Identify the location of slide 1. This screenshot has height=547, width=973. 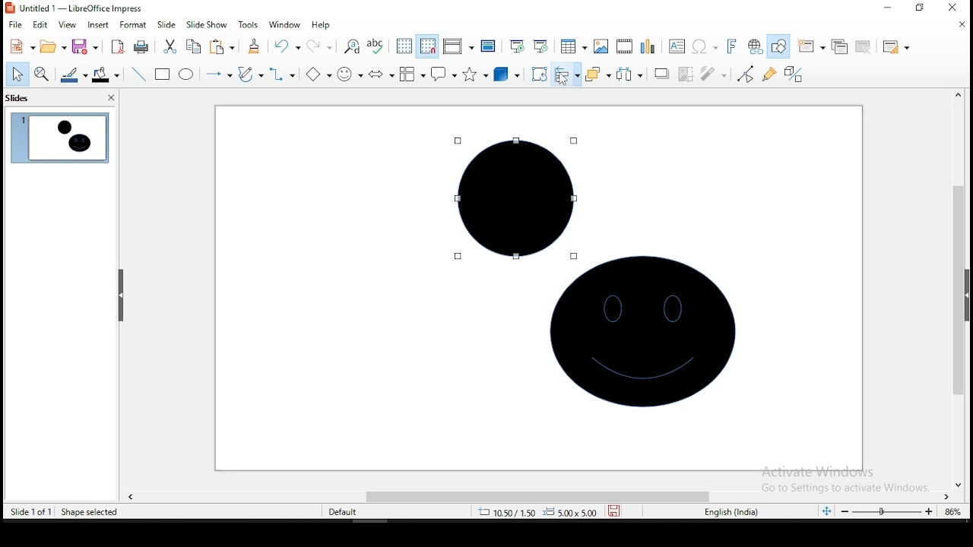
(59, 138).